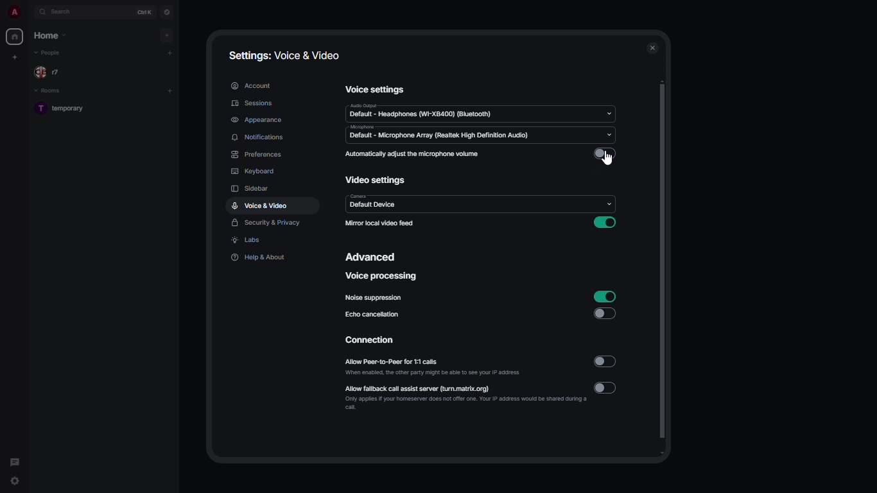  Describe the element at coordinates (259, 137) in the screenshot. I see `notifications` at that location.